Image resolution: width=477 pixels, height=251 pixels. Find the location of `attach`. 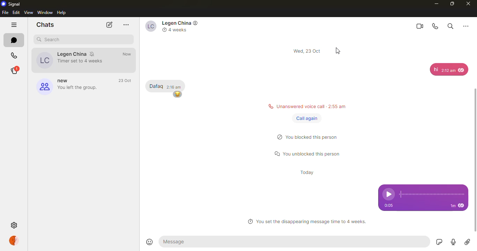

attach is located at coordinates (468, 242).